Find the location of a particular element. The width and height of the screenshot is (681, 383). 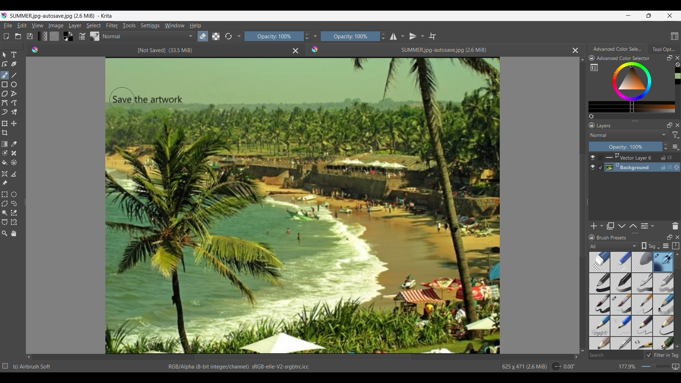

Opacity 100% is located at coordinates (625, 147).